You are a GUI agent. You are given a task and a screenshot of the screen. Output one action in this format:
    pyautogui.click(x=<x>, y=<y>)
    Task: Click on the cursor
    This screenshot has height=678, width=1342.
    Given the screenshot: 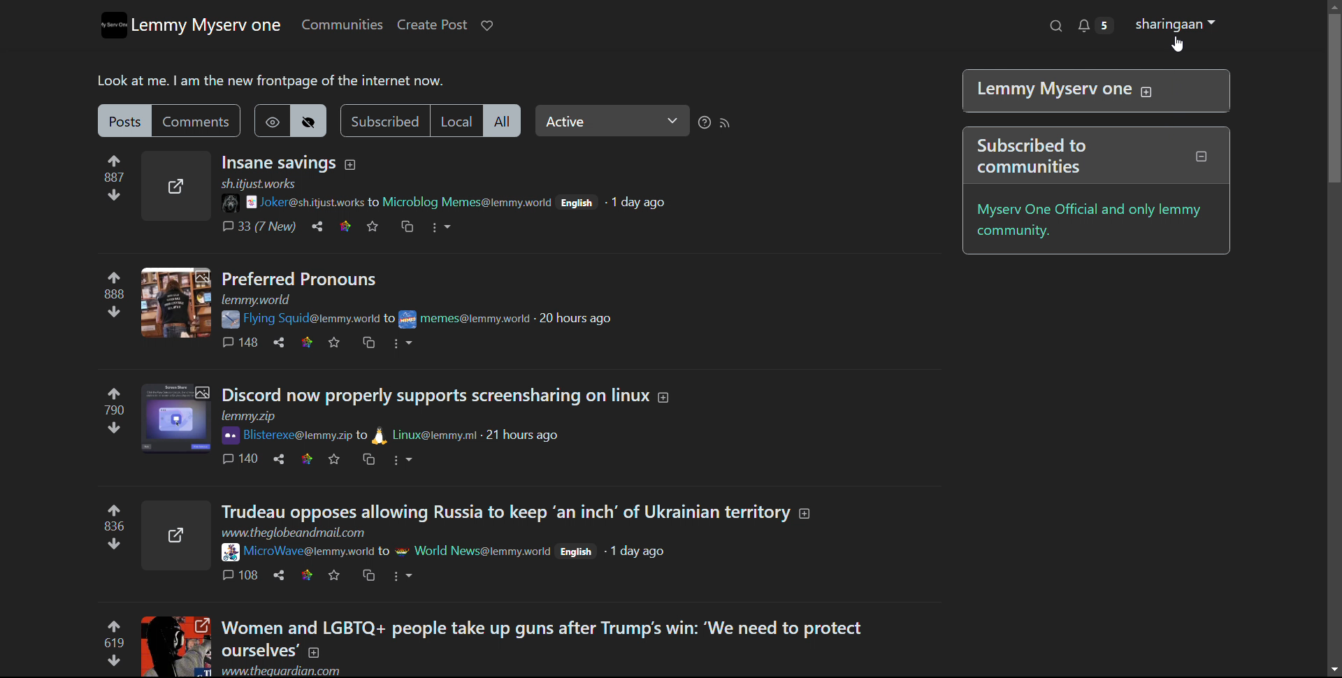 What is the action you would take?
    pyautogui.click(x=1178, y=44)
    